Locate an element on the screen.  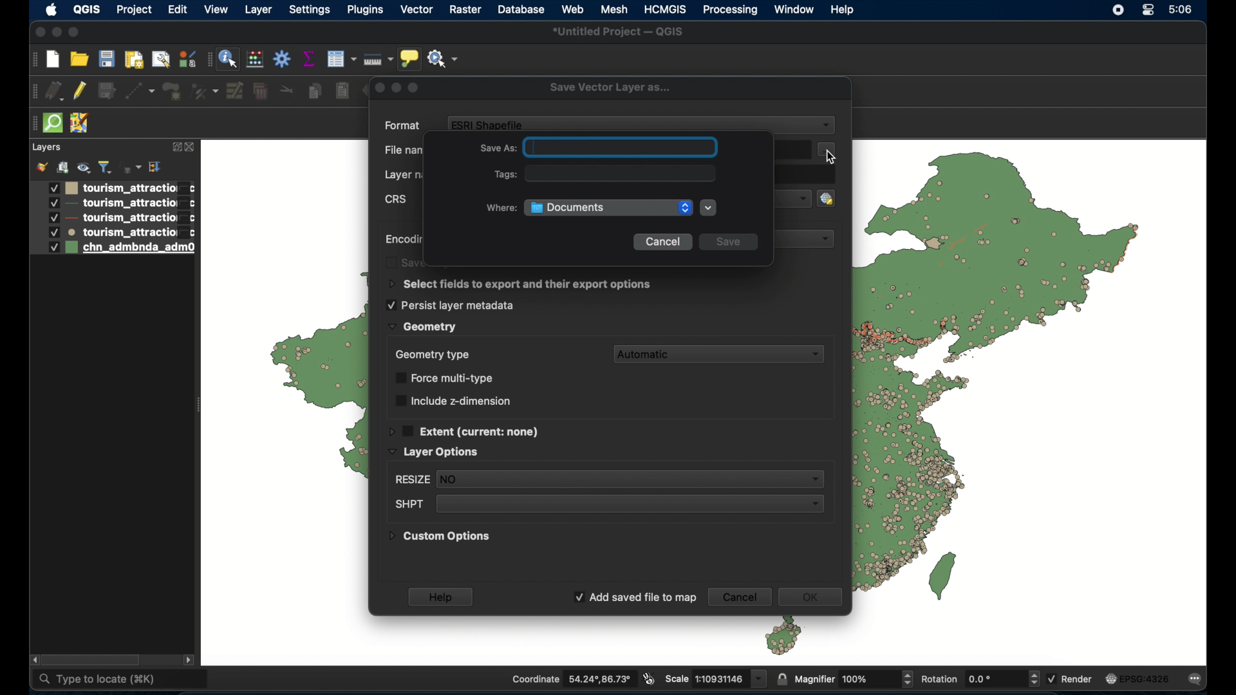
plugins is located at coordinates (367, 10).